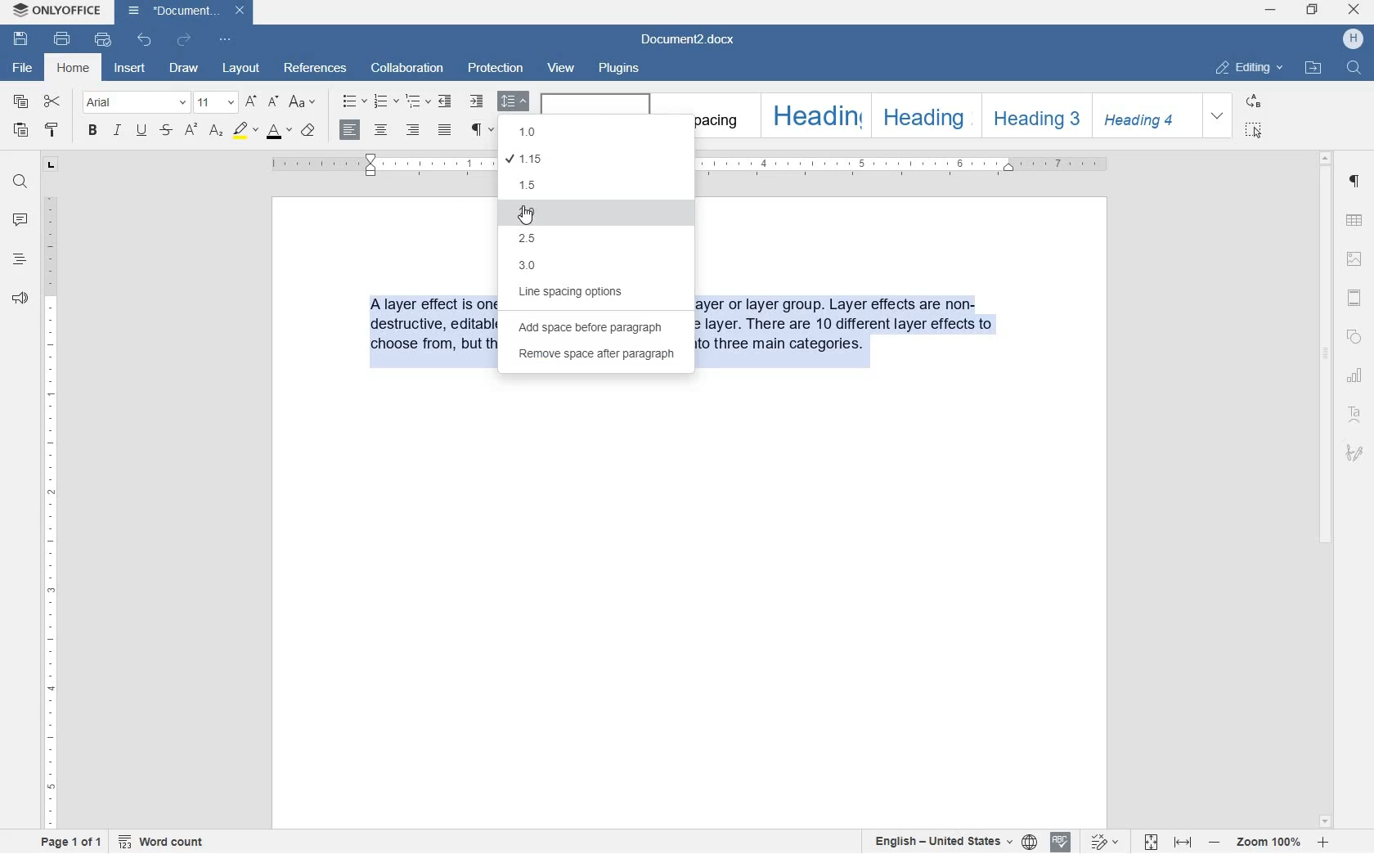 This screenshot has height=854, width=1374. I want to click on multilevel list, so click(416, 102).